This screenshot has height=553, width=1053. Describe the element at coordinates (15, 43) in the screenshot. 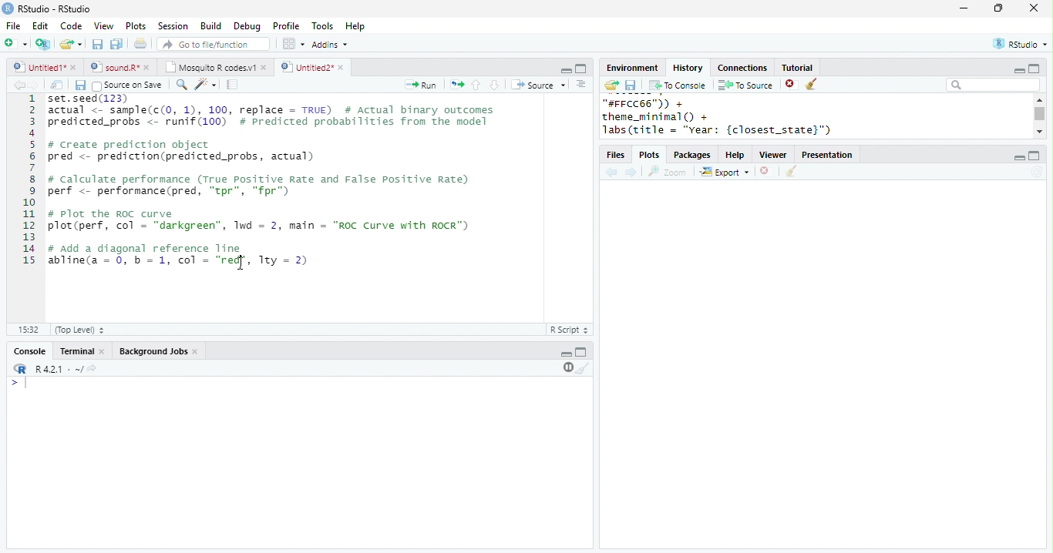

I see `new file` at that location.